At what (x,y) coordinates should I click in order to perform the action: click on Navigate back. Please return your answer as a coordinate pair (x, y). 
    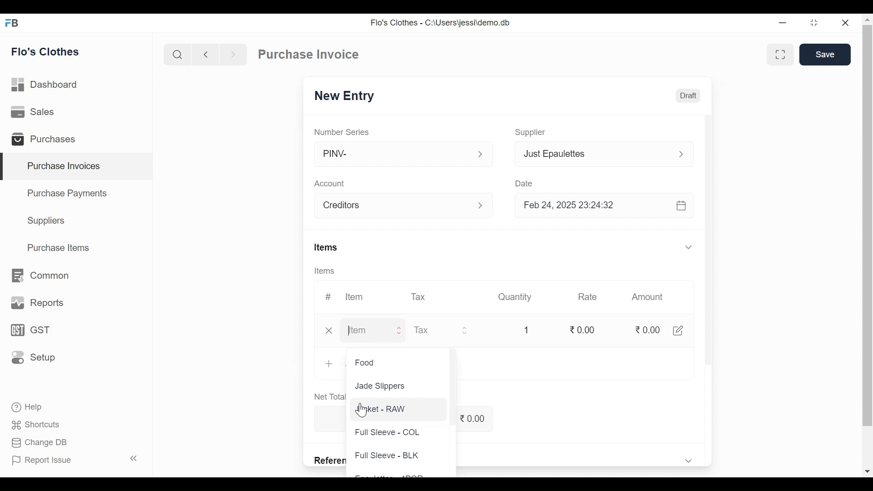
    Looking at the image, I should click on (204, 55).